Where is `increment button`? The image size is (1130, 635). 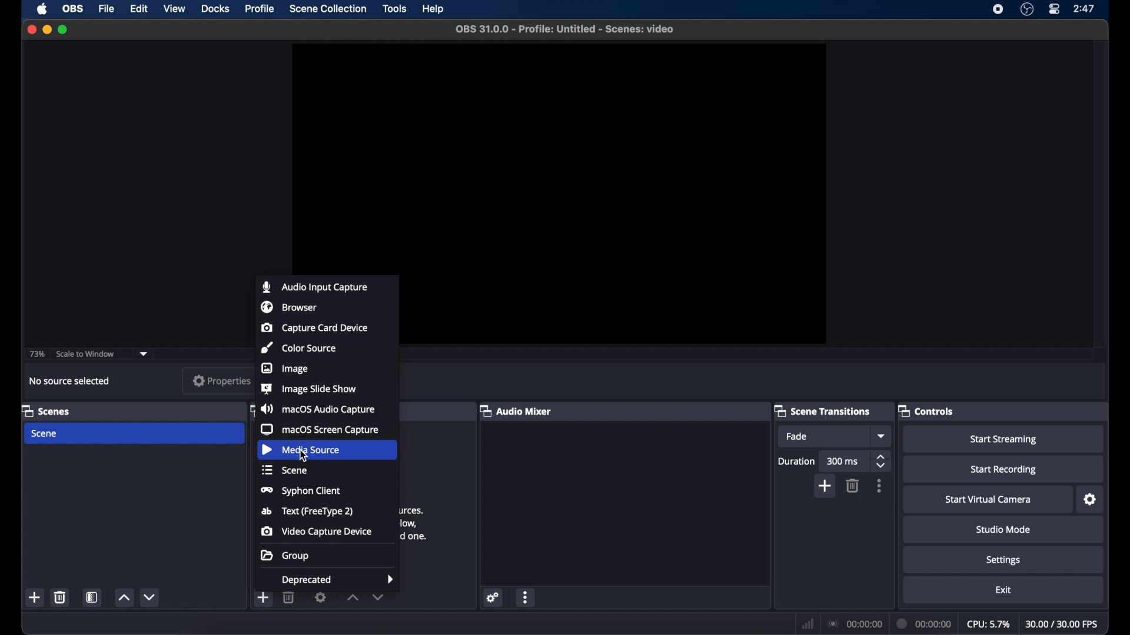 increment button is located at coordinates (124, 597).